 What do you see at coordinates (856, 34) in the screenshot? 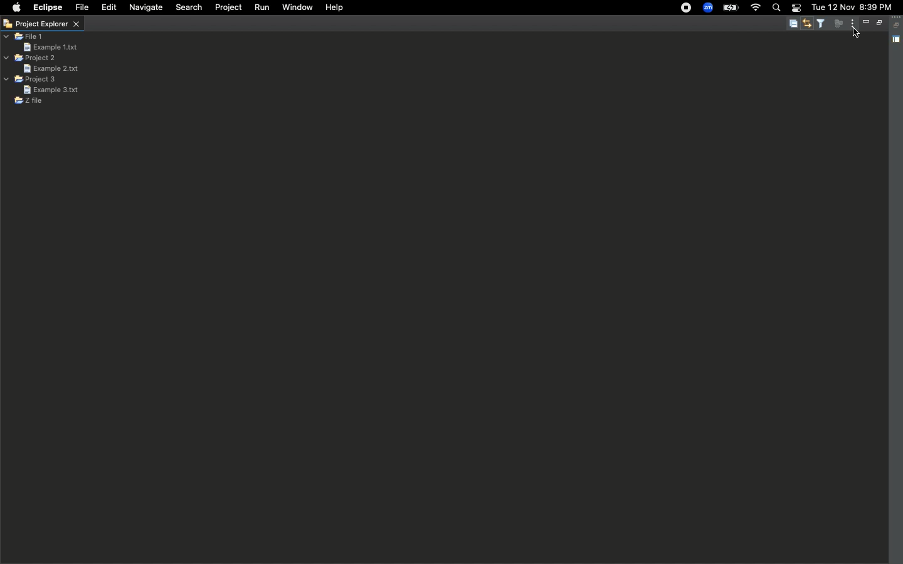
I see `Clicking on view menu` at bounding box center [856, 34].